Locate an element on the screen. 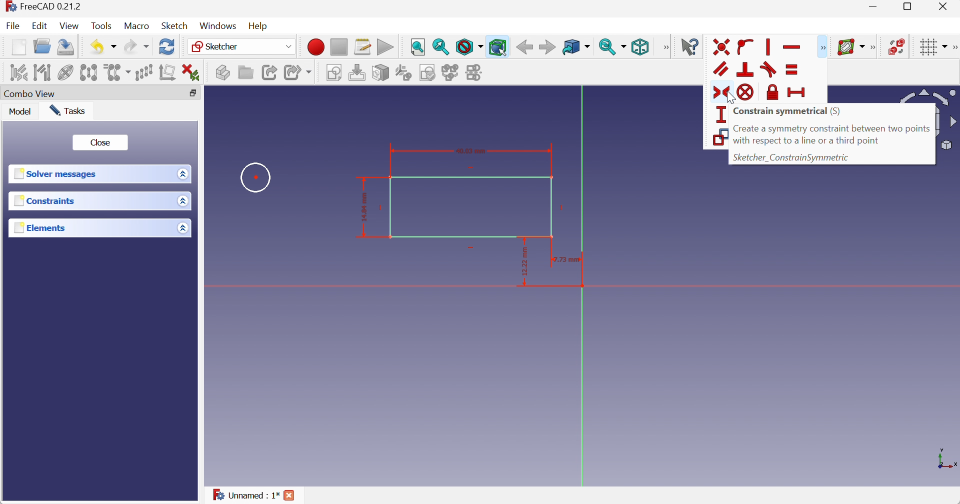  cursor is located at coordinates (731, 97).